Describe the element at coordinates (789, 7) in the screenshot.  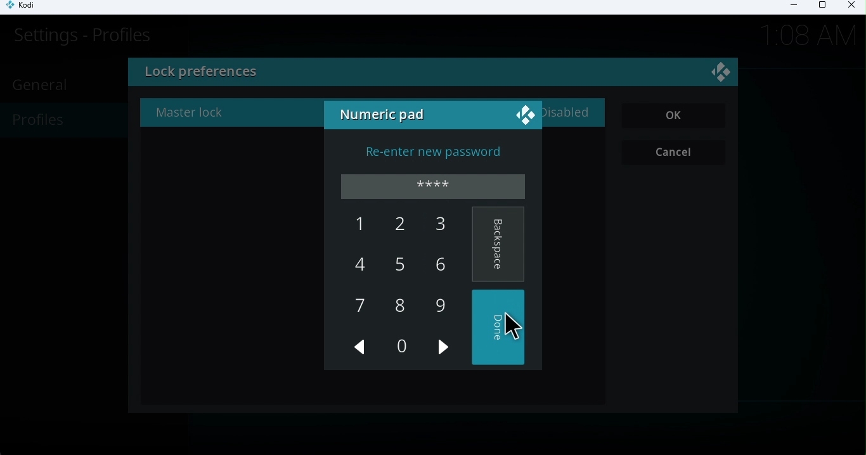
I see `Minimize` at that location.